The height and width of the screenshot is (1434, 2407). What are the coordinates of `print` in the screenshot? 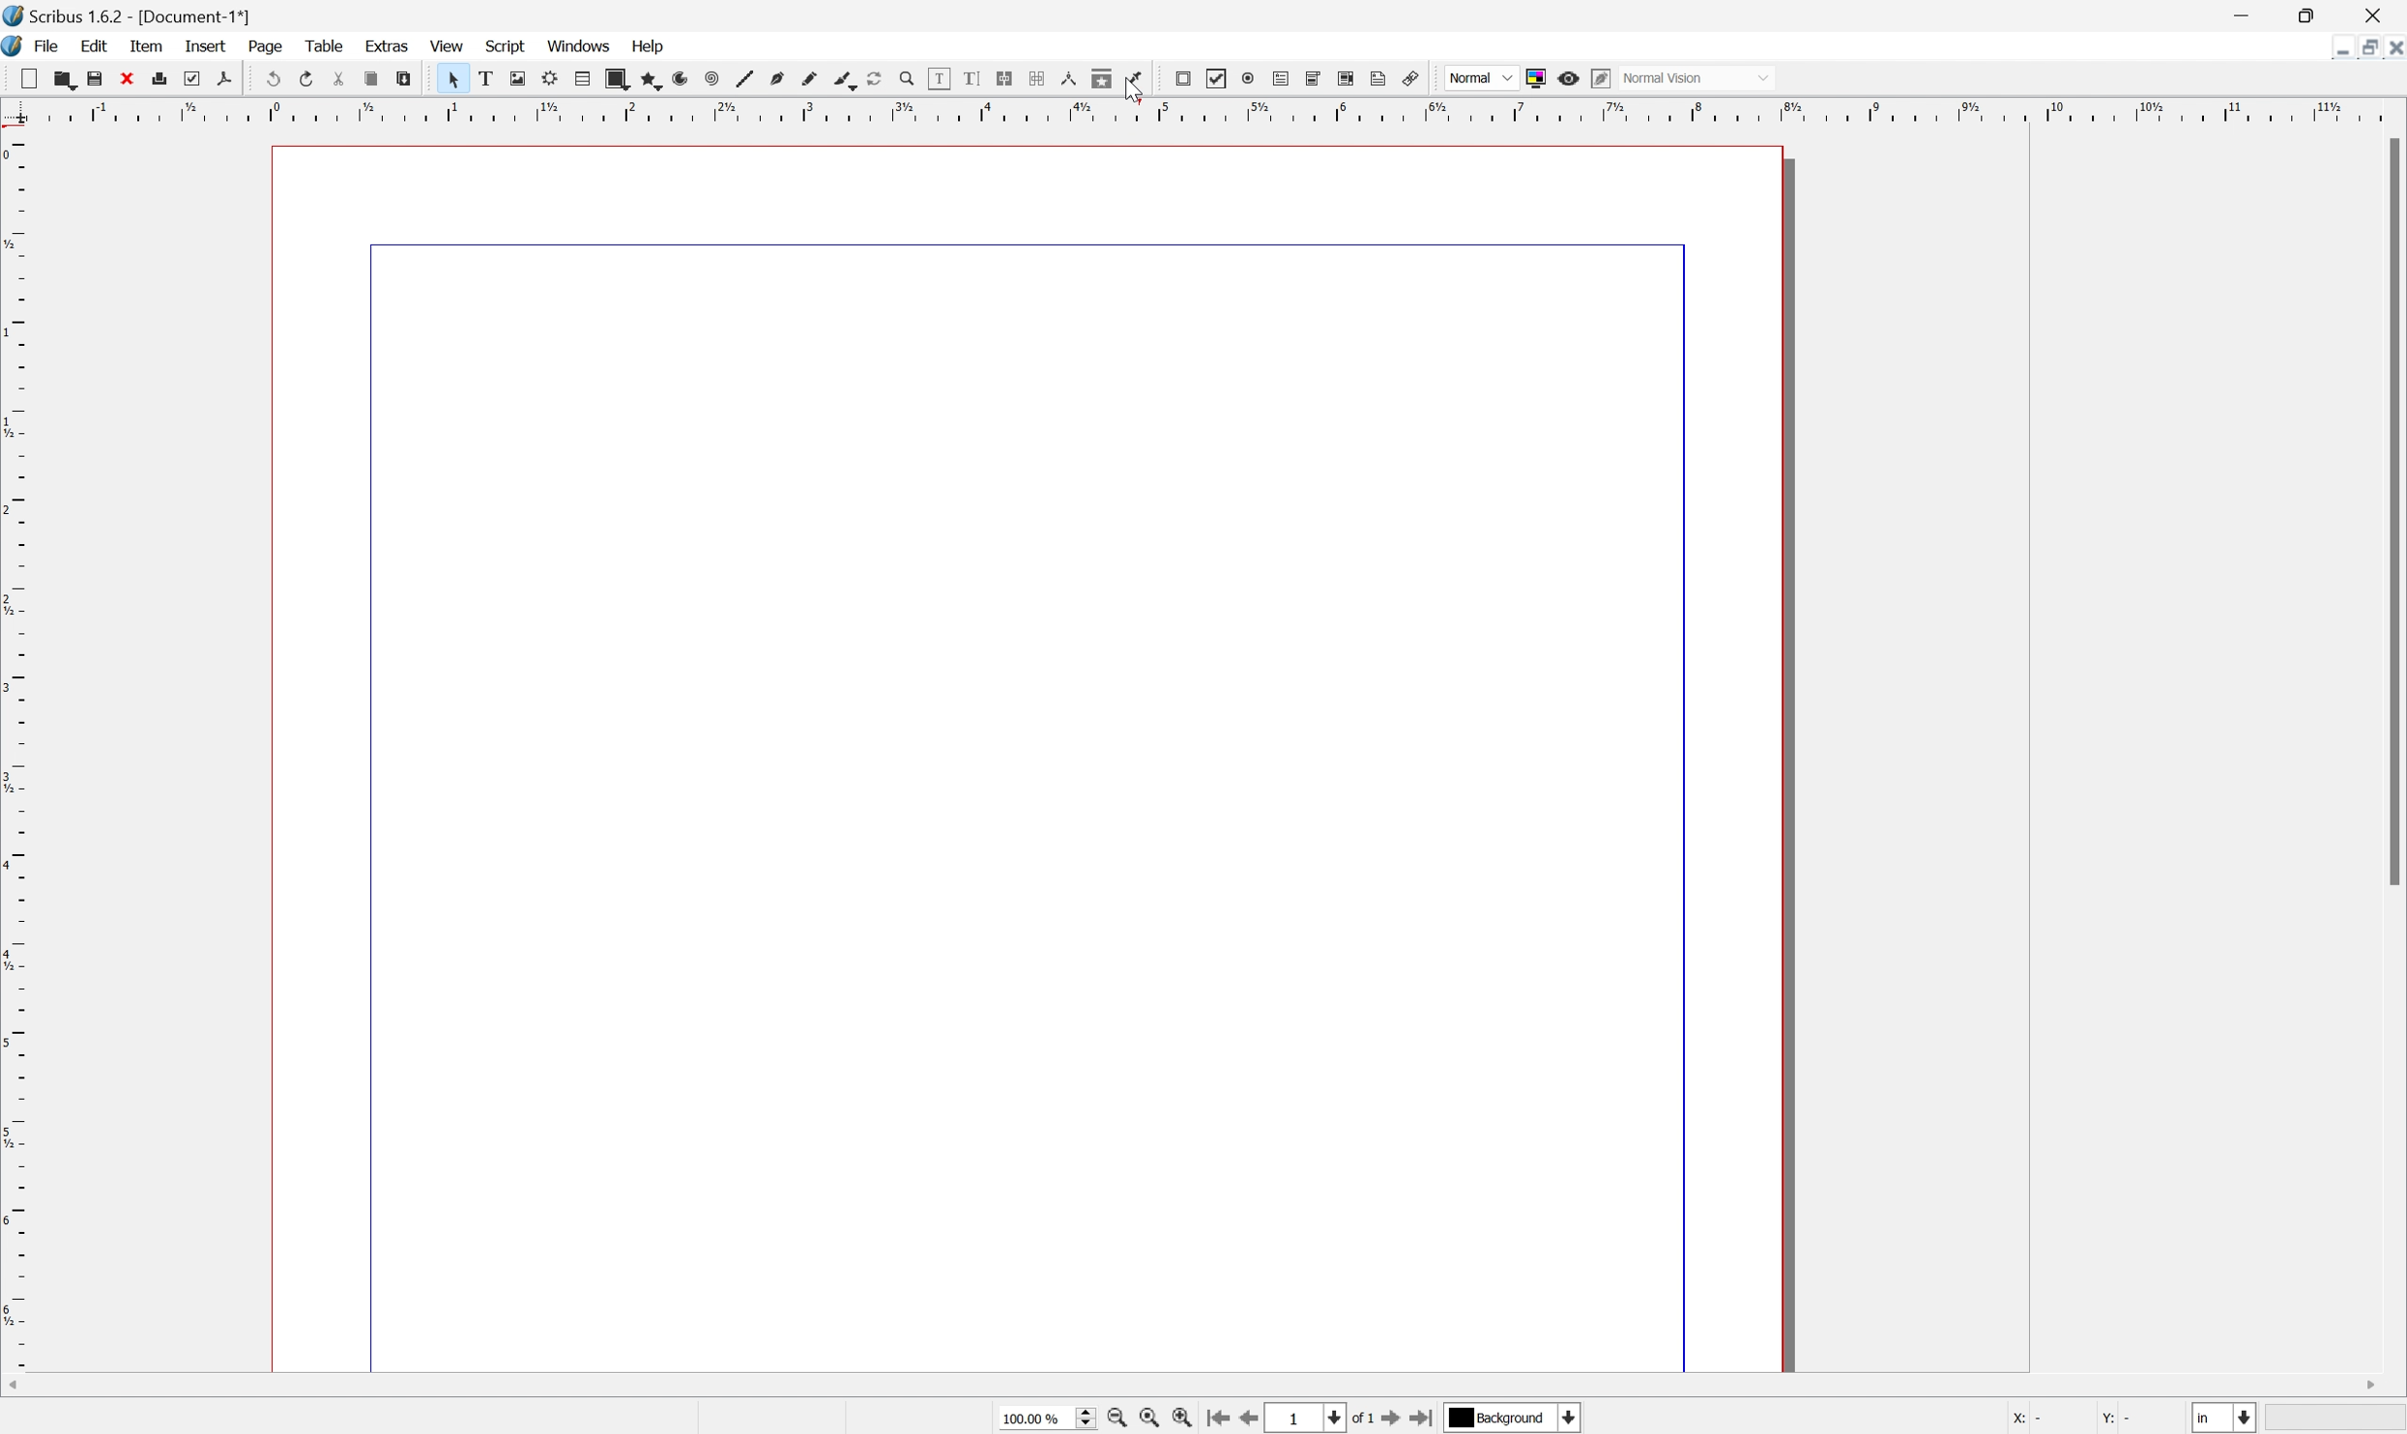 It's located at (159, 80).